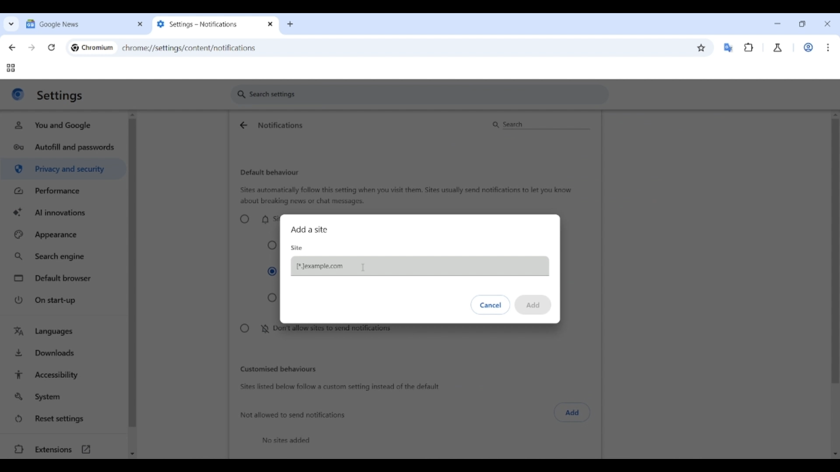  Describe the element at coordinates (208, 24) in the screenshot. I see `Tab 2` at that location.